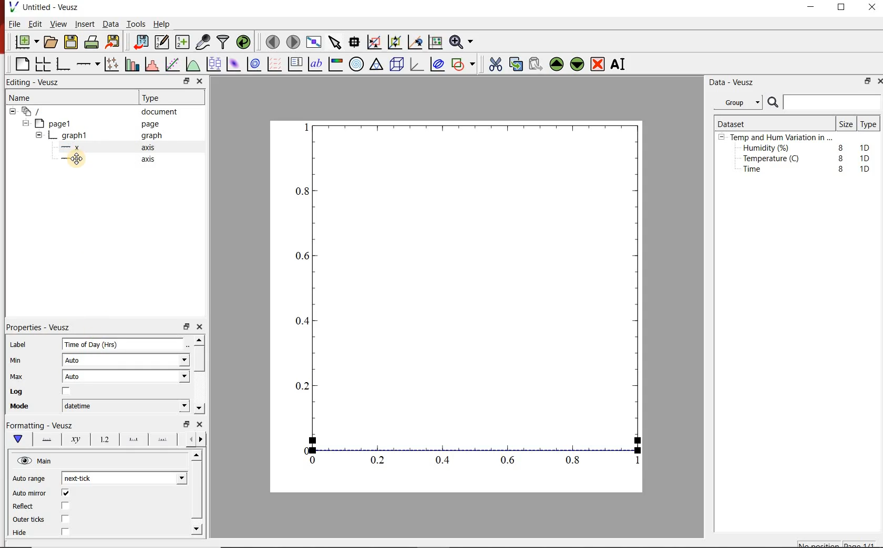  Describe the element at coordinates (36, 82) in the screenshot. I see `Editing - Veusz` at that location.